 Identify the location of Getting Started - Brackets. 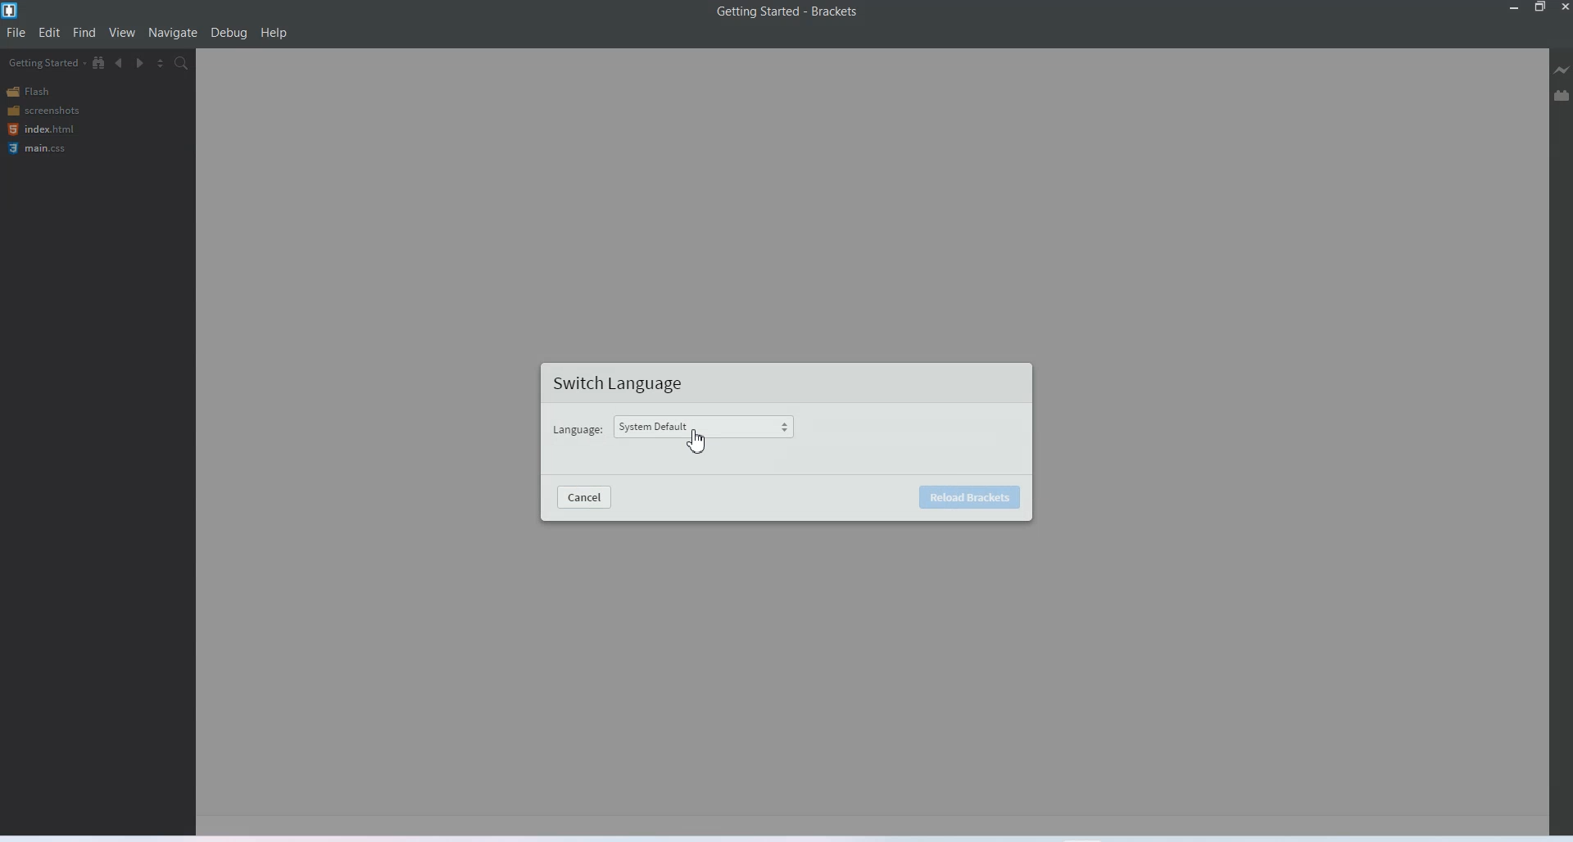
(786, 12).